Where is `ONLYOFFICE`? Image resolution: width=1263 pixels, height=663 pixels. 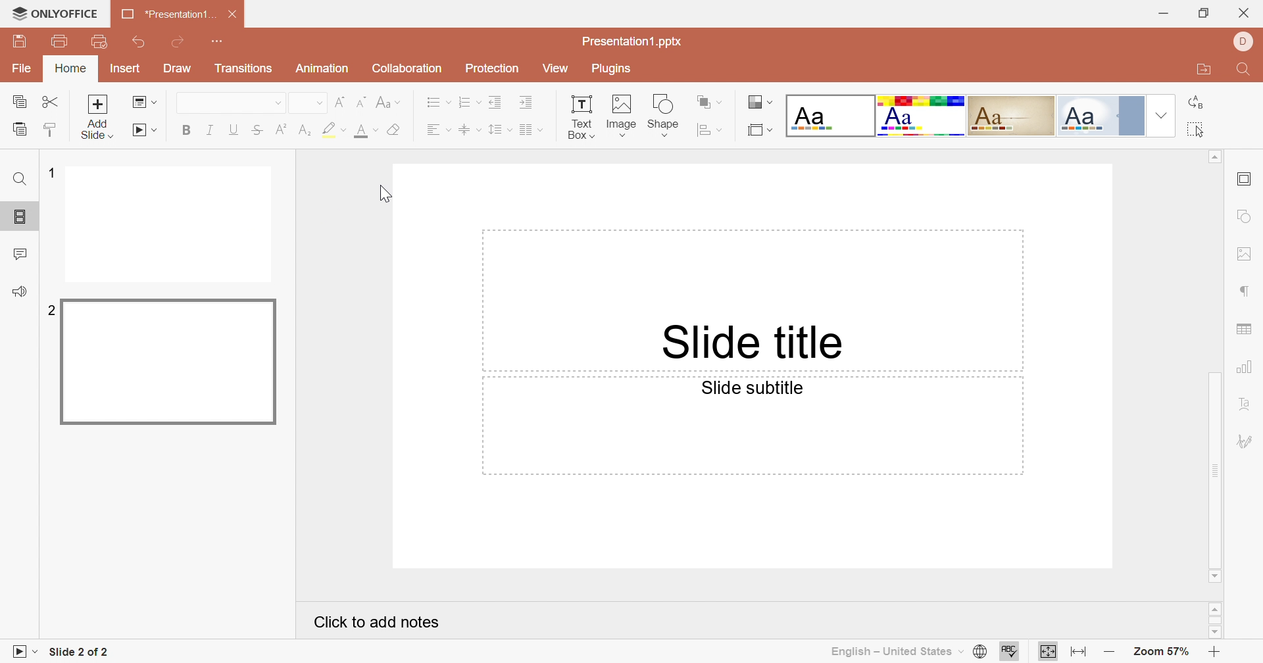 ONLYOFFICE is located at coordinates (55, 12).